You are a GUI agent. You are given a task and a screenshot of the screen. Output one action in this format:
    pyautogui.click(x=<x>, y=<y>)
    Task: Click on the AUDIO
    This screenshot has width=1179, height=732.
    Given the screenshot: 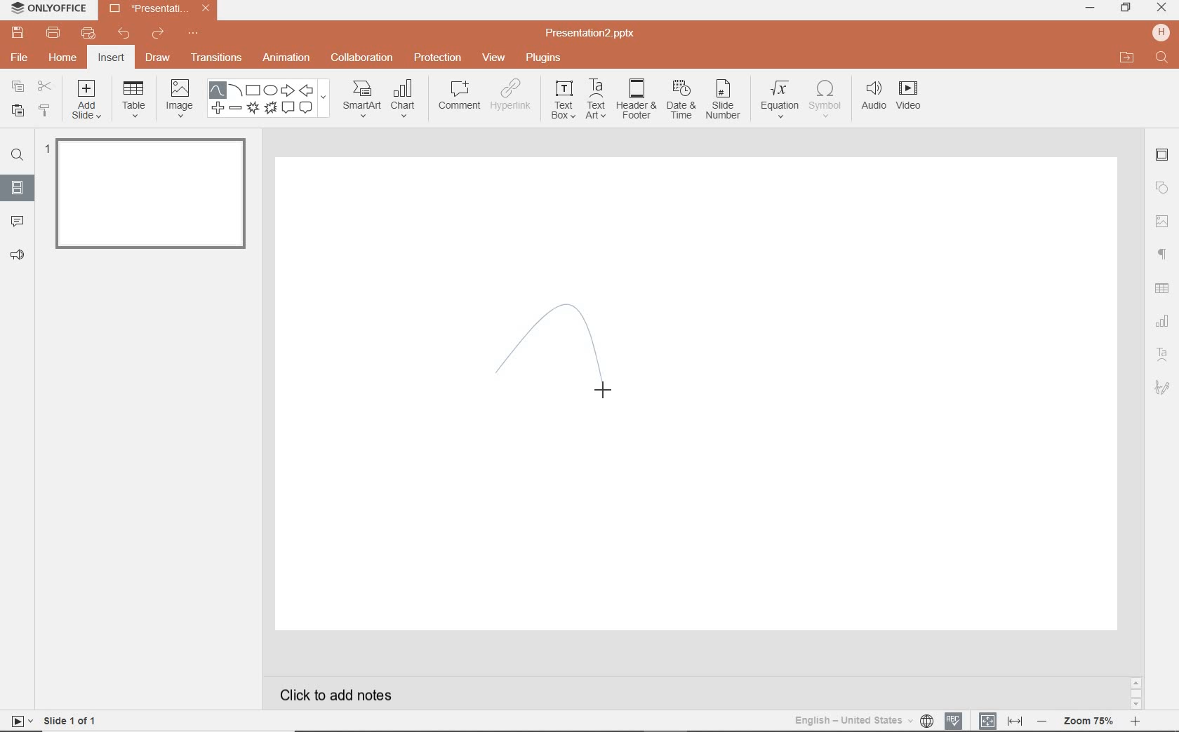 What is the action you would take?
    pyautogui.click(x=874, y=96)
    